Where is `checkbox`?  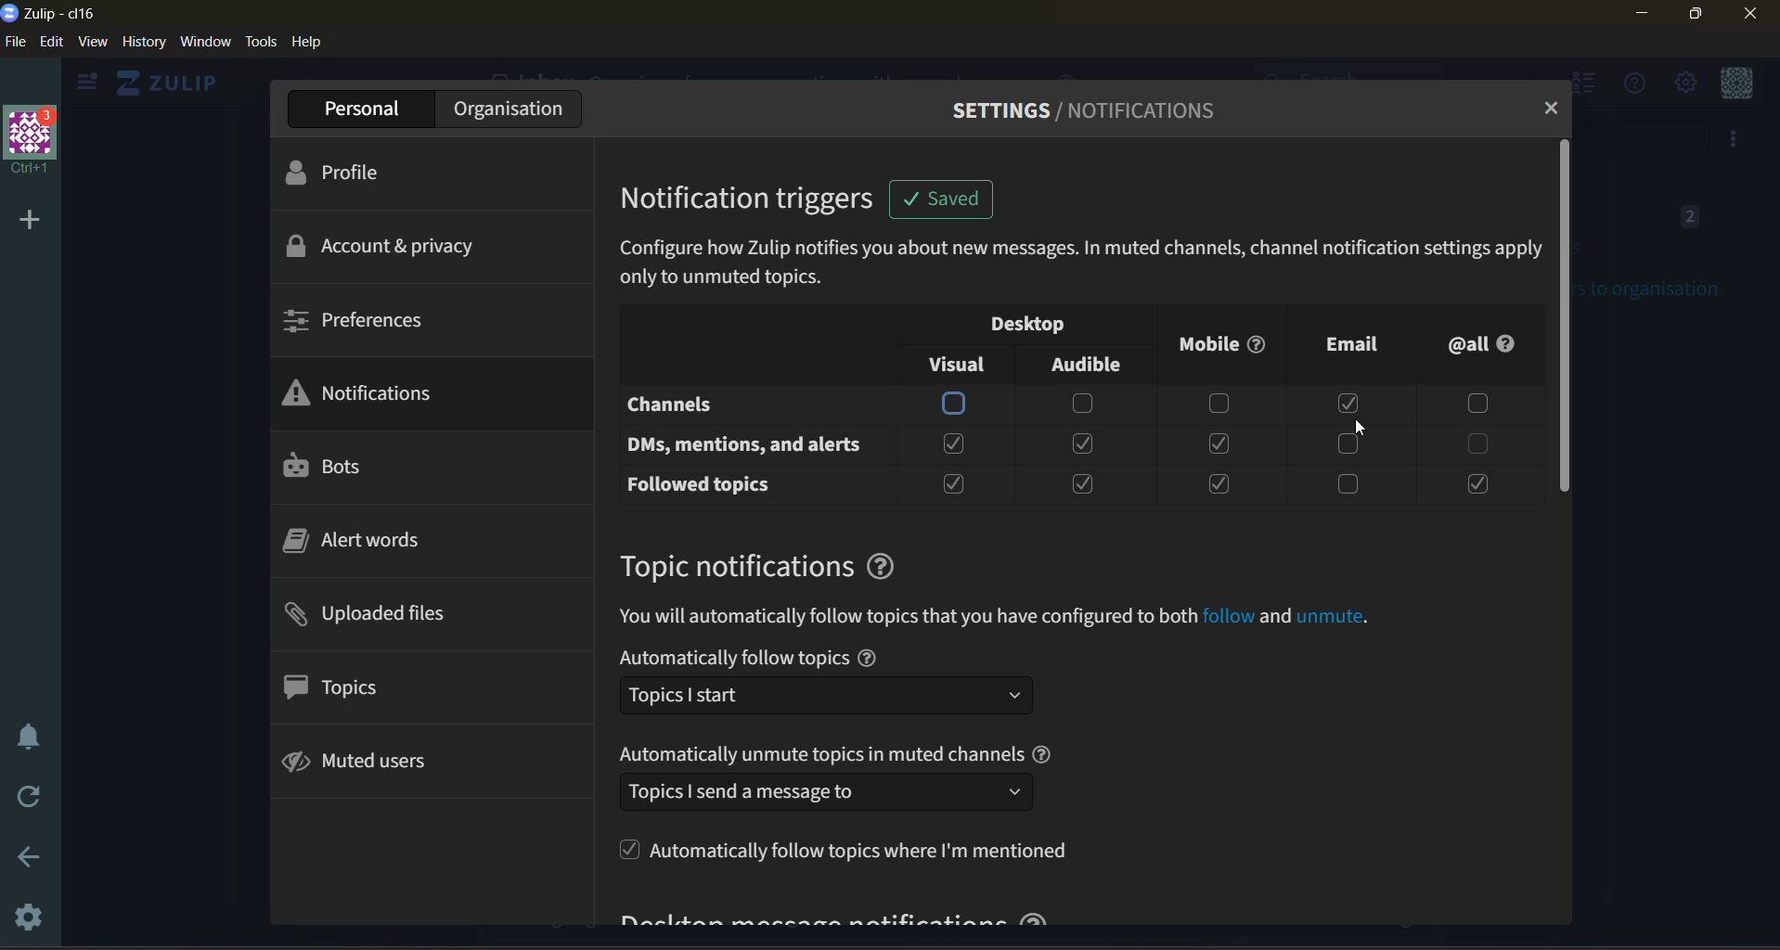 checkbox is located at coordinates (1085, 445).